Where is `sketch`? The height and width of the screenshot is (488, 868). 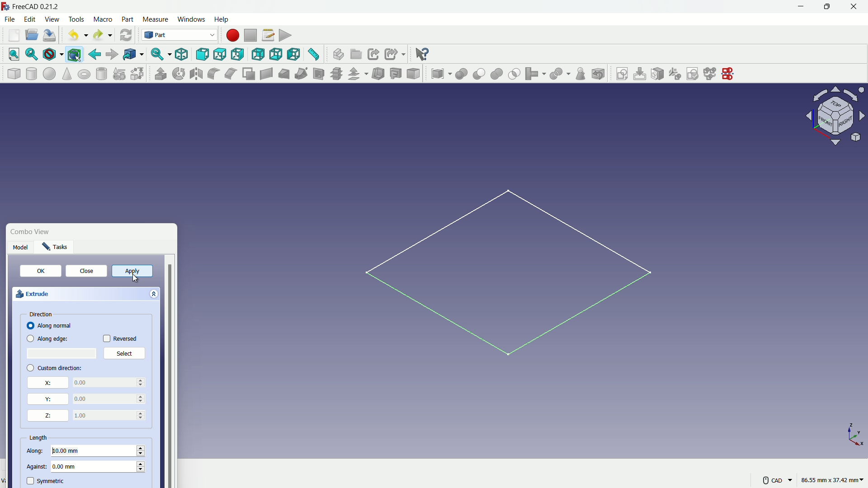
sketch is located at coordinates (507, 278).